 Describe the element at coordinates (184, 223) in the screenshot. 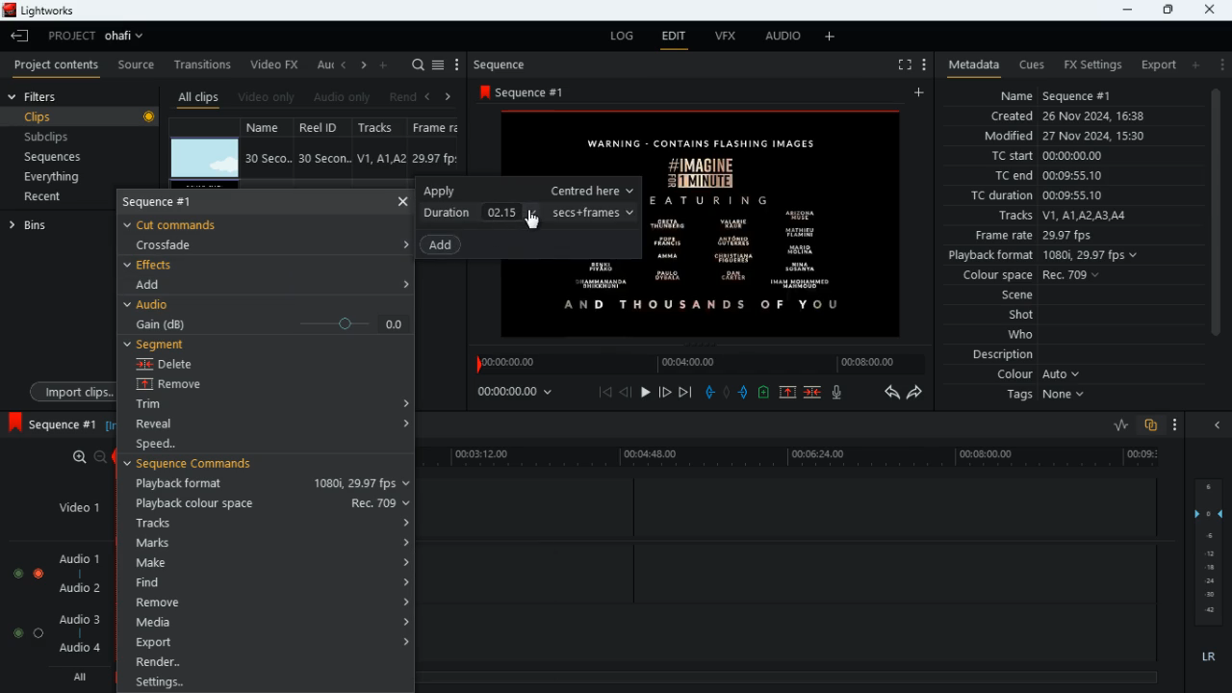

I see `cut commands` at that location.